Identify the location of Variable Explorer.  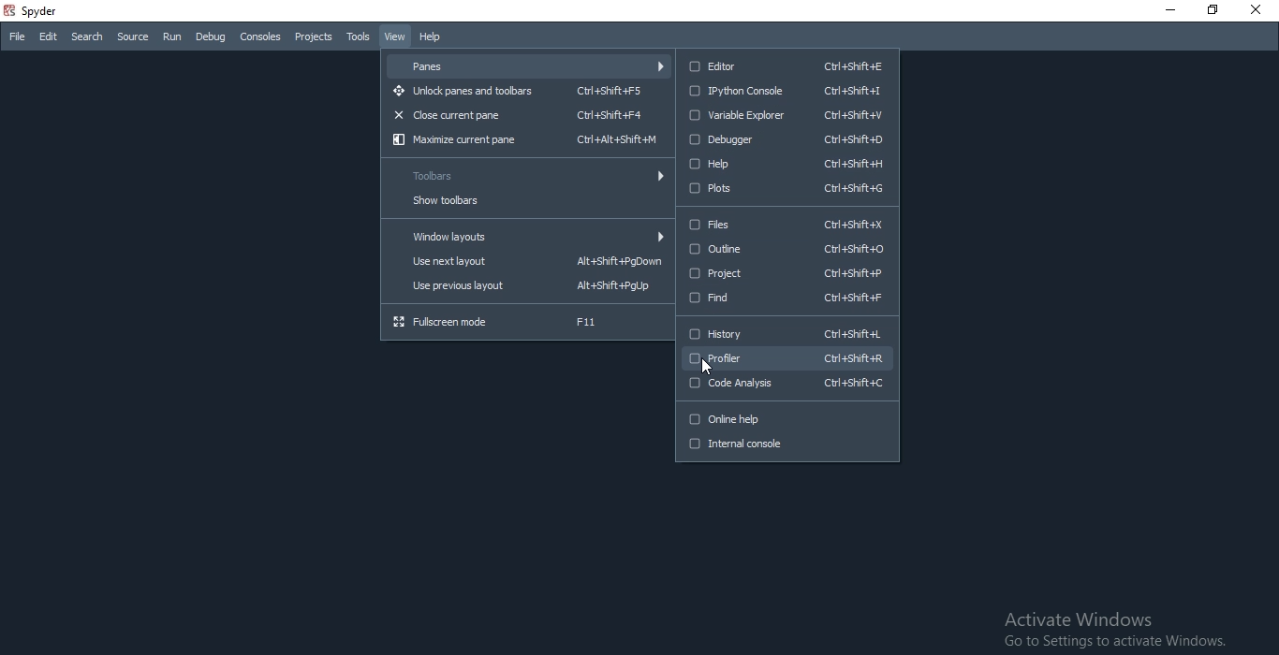
(787, 114).